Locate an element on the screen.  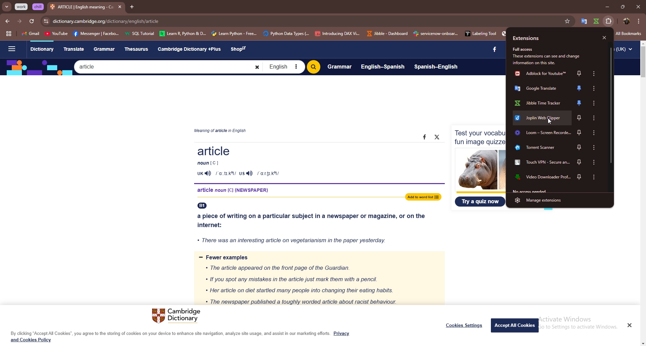
By clicking “Accept All Cookies”, you agree to the storing of cookies on your device to enhance site navigation, analyze site usage, and assist in our marketing efforts. Privacy
and Cookies Policy is located at coordinates (180, 337).